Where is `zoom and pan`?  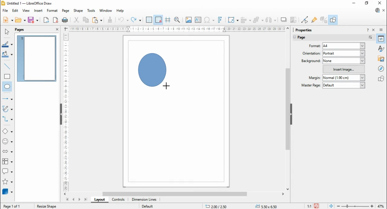
zoom and pan is located at coordinates (177, 20).